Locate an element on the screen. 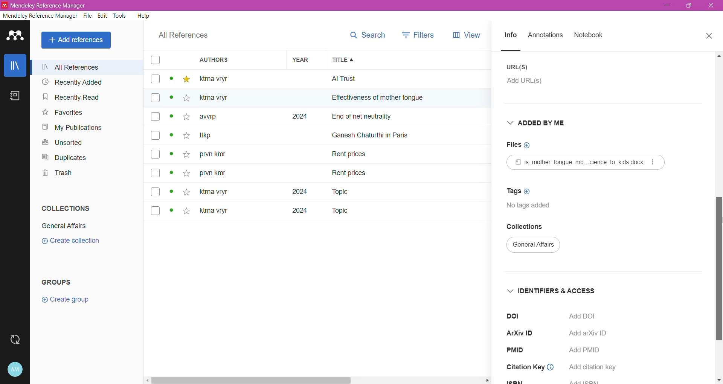 The width and height of the screenshot is (723, 384). Title is located at coordinates (413, 60).